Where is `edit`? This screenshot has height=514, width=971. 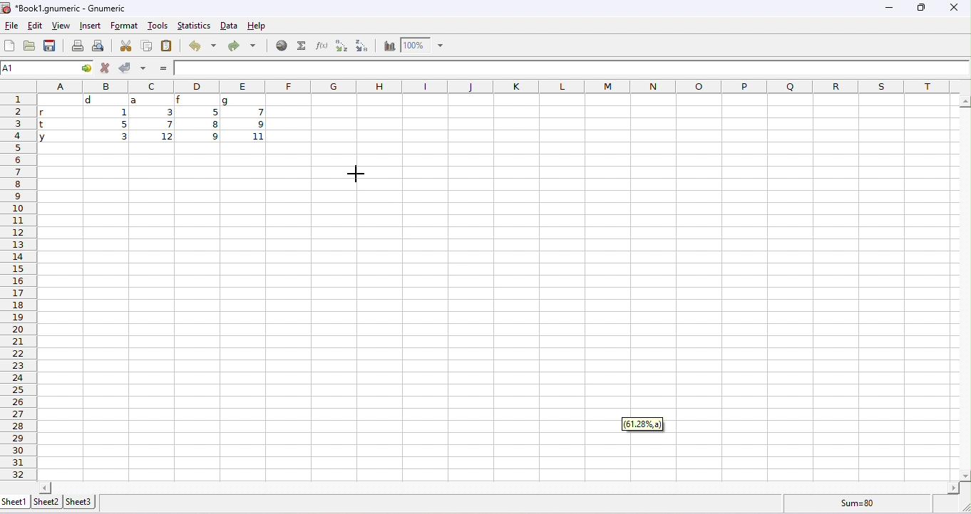
edit is located at coordinates (36, 26).